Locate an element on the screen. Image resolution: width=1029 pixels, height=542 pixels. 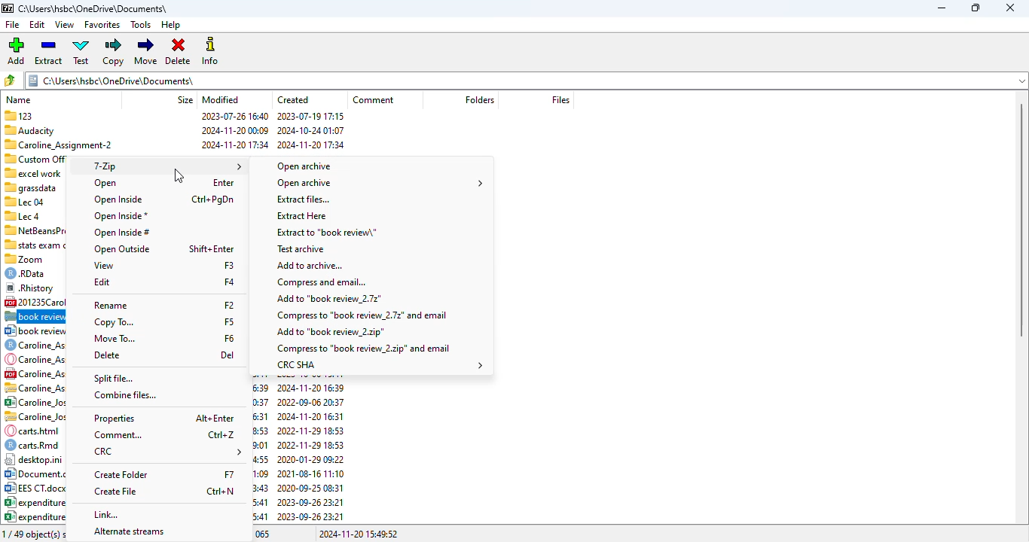
vertical scroll bar is located at coordinates (1021, 220).